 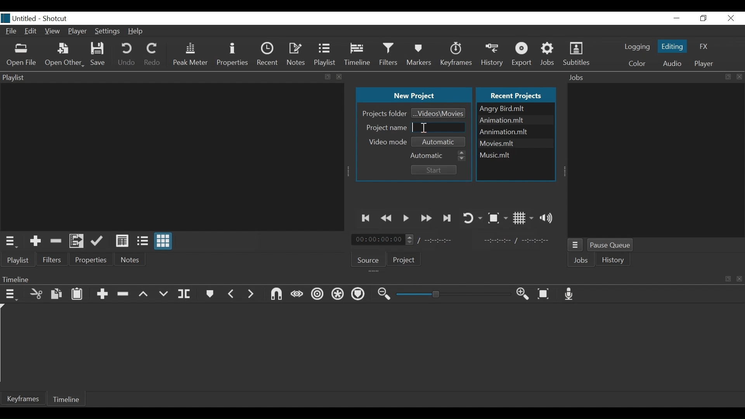 What do you see at coordinates (338, 295) in the screenshot?
I see `Ripple all tracks` at bounding box center [338, 295].